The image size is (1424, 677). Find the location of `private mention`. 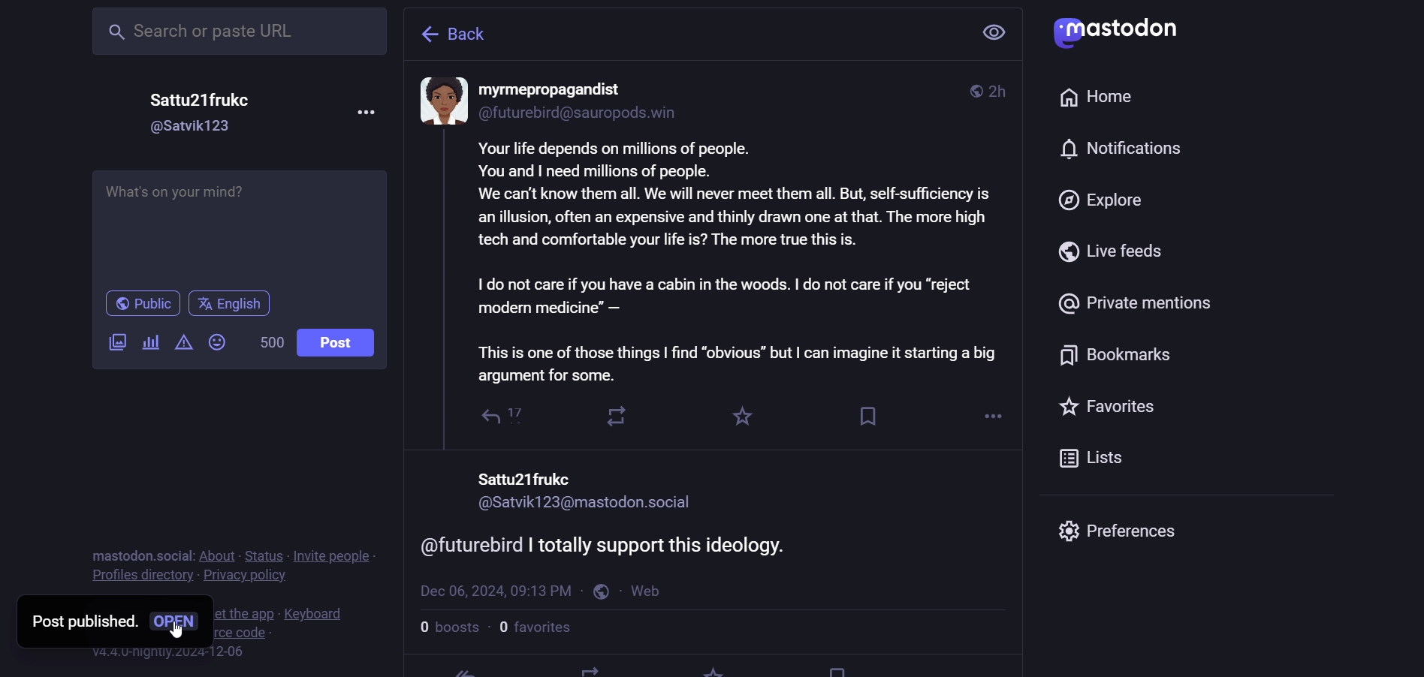

private mention is located at coordinates (1132, 305).